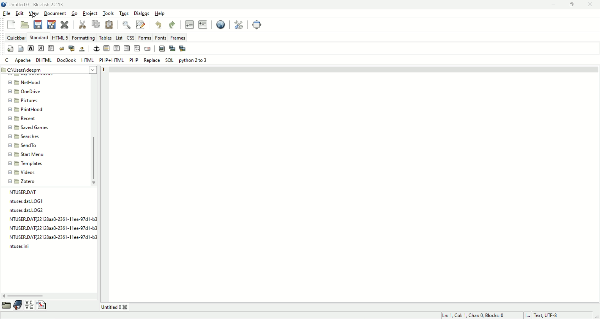 The image size is (600, 319). I want to click on fonts, so click(161, 37).